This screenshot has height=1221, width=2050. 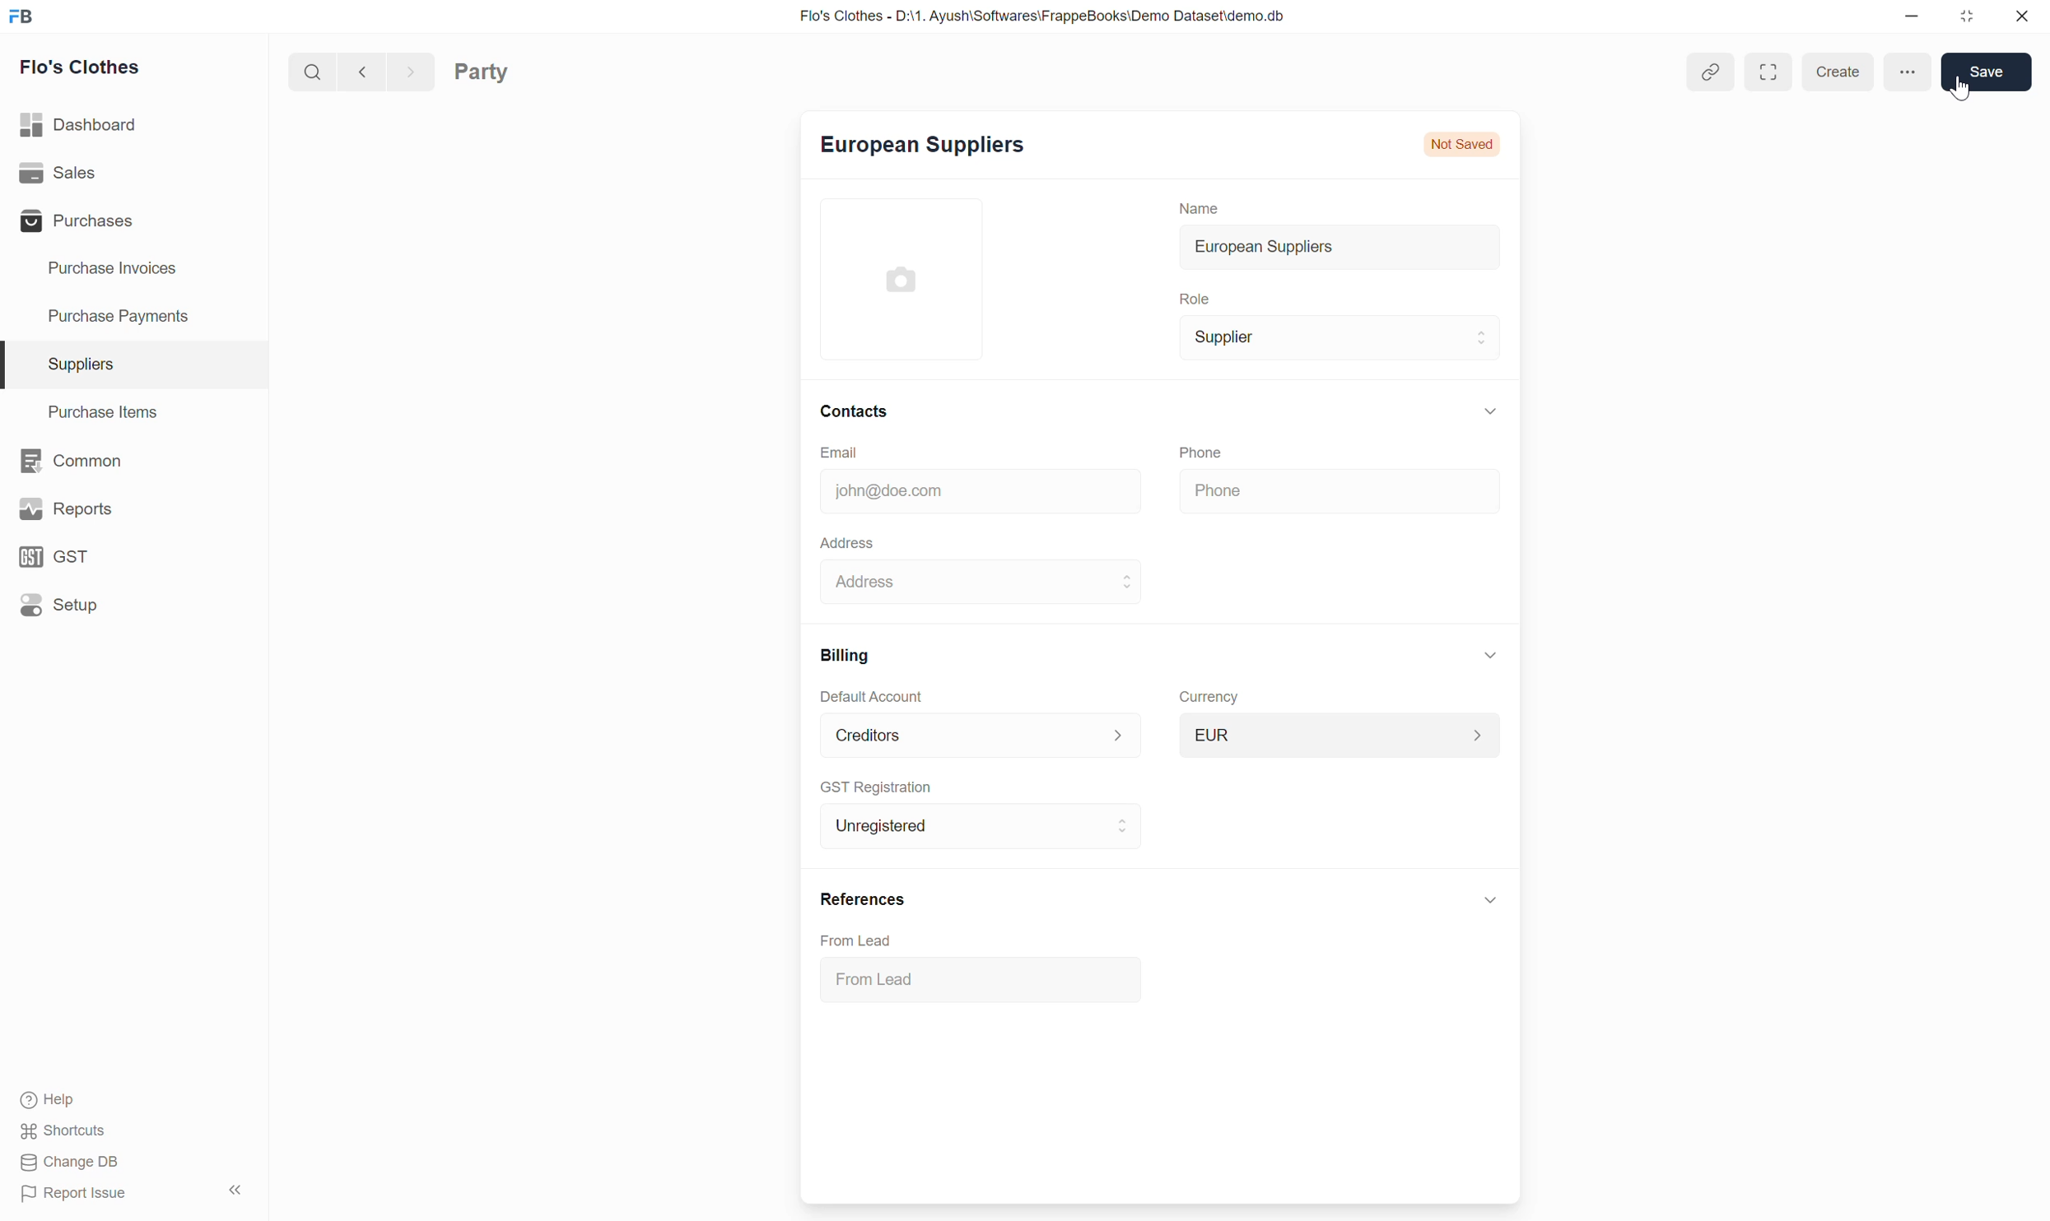 I want to click on Currency, so click(x=1204, y=694).